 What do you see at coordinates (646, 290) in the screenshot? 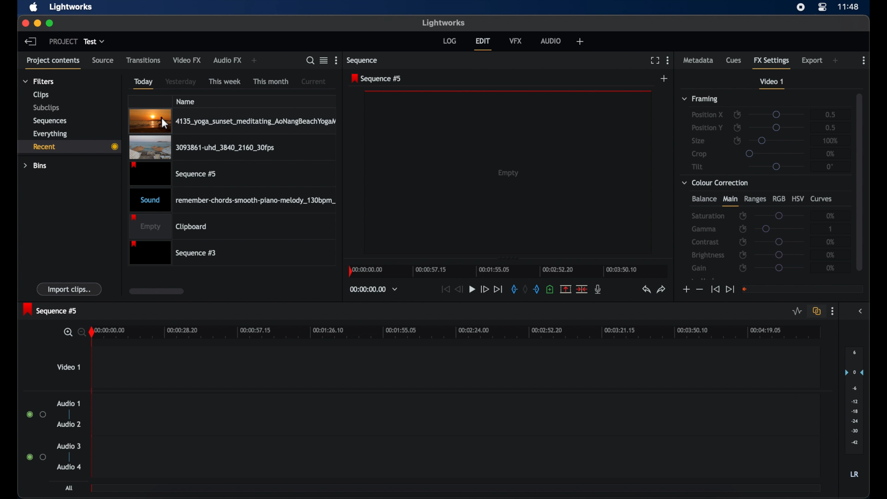
I see `undo` at bounding box center [646, 290].